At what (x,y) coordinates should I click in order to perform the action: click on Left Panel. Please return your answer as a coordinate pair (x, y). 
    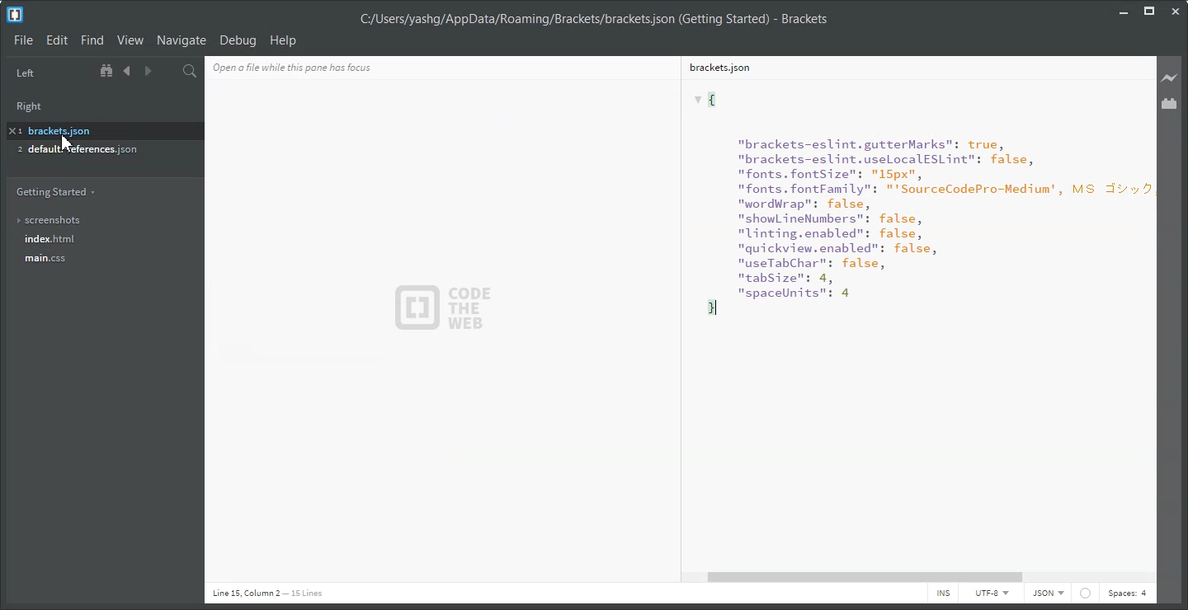
    Looking at the image, I should click on (25, 73).